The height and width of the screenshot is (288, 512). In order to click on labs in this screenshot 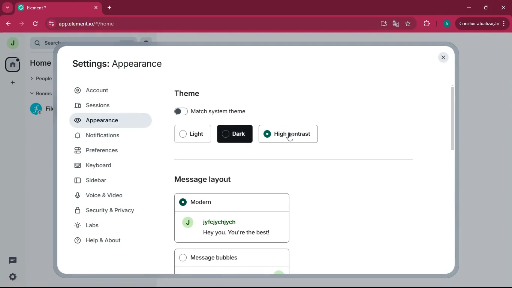, I will do `click(108, 226)`.